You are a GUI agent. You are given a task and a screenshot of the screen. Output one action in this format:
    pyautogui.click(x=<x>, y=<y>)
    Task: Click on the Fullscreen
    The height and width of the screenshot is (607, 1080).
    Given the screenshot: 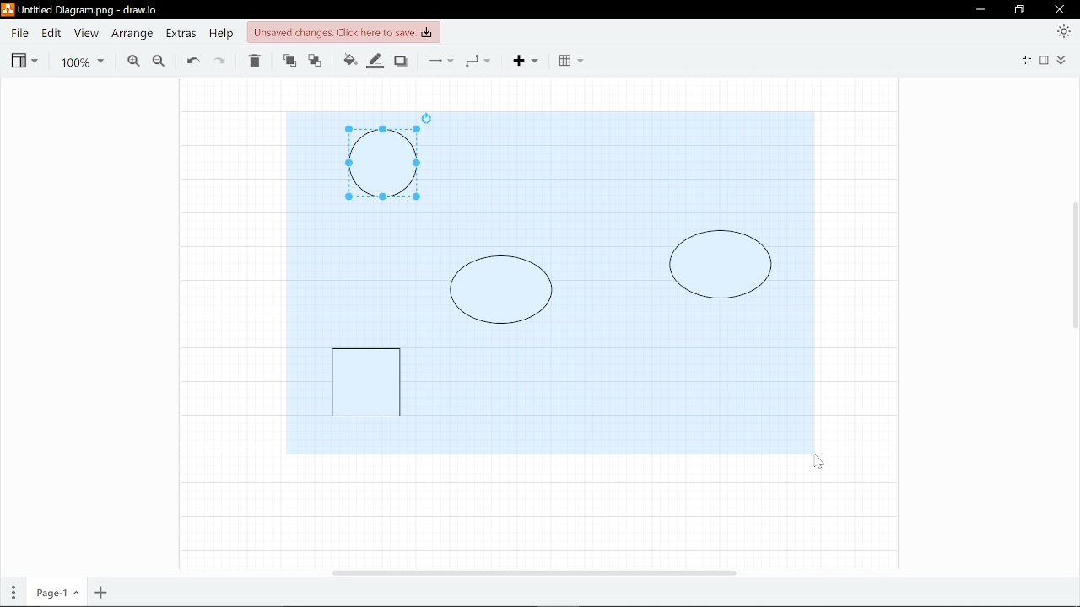 What is the action you would take?
    pyautogui.click(x=1025, y=62)
    